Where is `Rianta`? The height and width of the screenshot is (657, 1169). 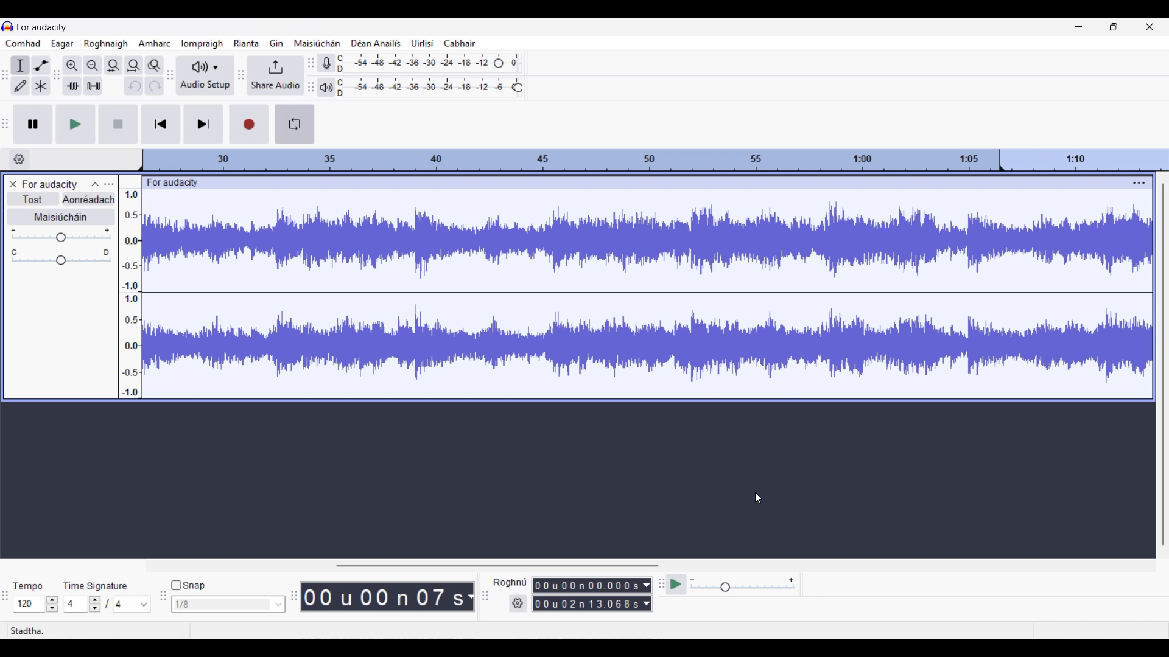
Rianta is located at coordinates (246, 43).